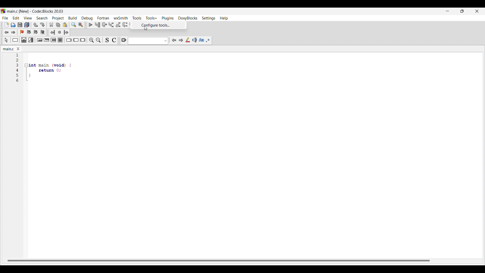  Describe the element at coordinates (36, 25) in the screenshot. I see `Undo` at that location.